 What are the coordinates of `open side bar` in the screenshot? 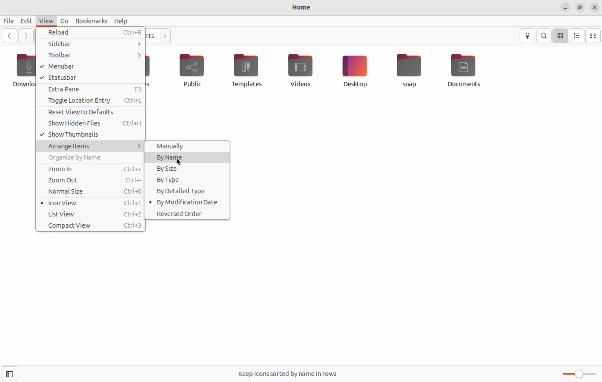 It's located at (10, 374).